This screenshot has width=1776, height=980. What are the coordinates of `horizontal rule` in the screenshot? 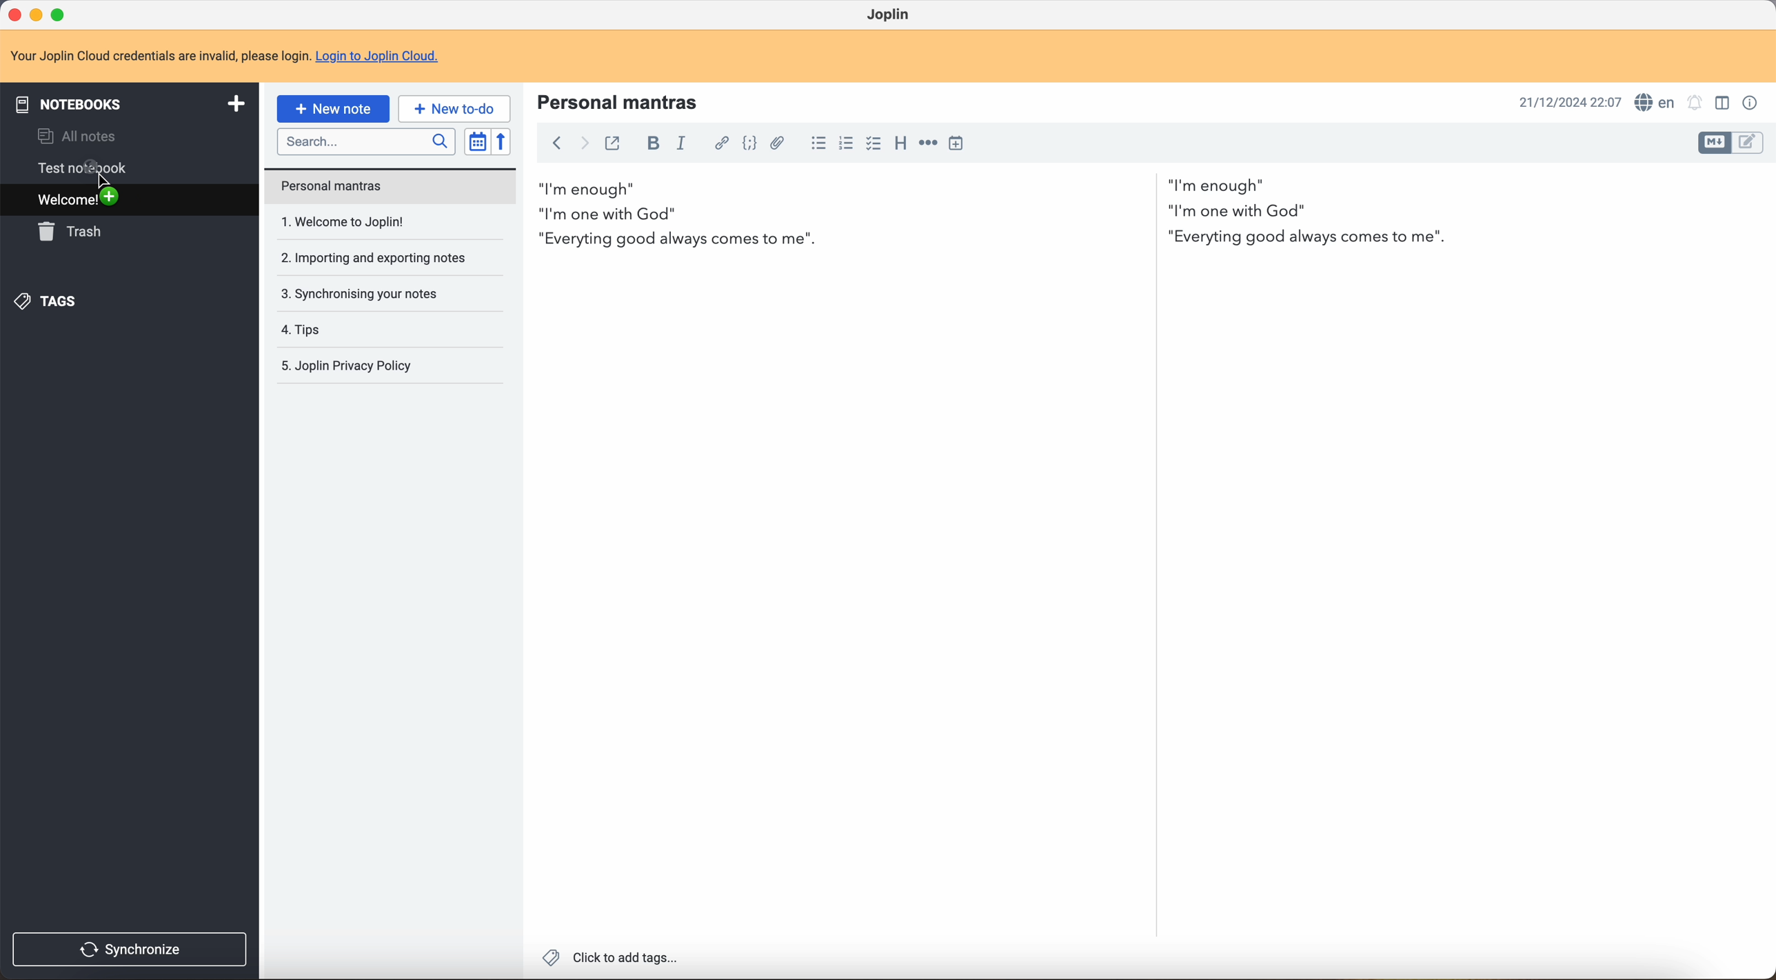 It's located at (929, 144).